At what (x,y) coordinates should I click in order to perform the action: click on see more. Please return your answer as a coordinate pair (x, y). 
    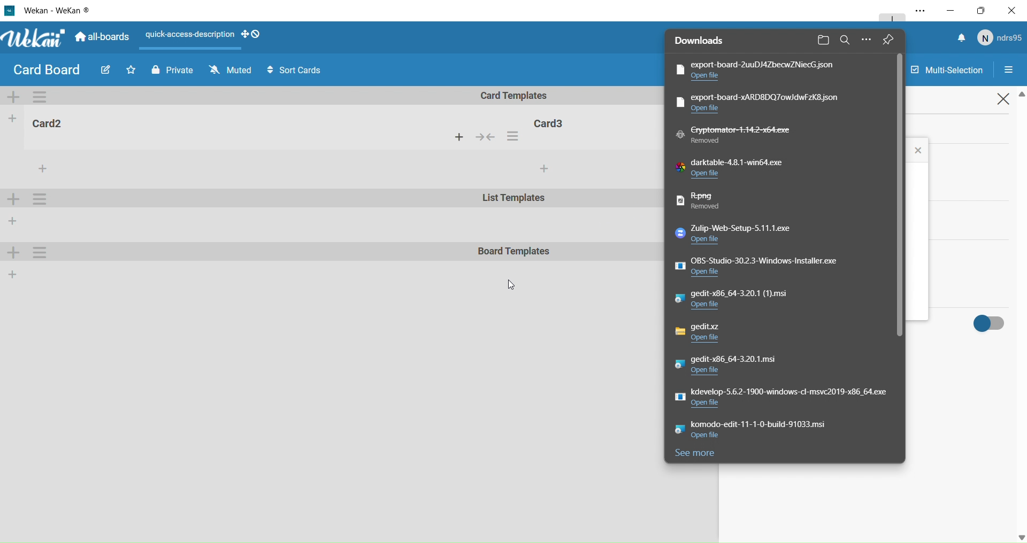
    Looking at the image, I should click on (700, 456).